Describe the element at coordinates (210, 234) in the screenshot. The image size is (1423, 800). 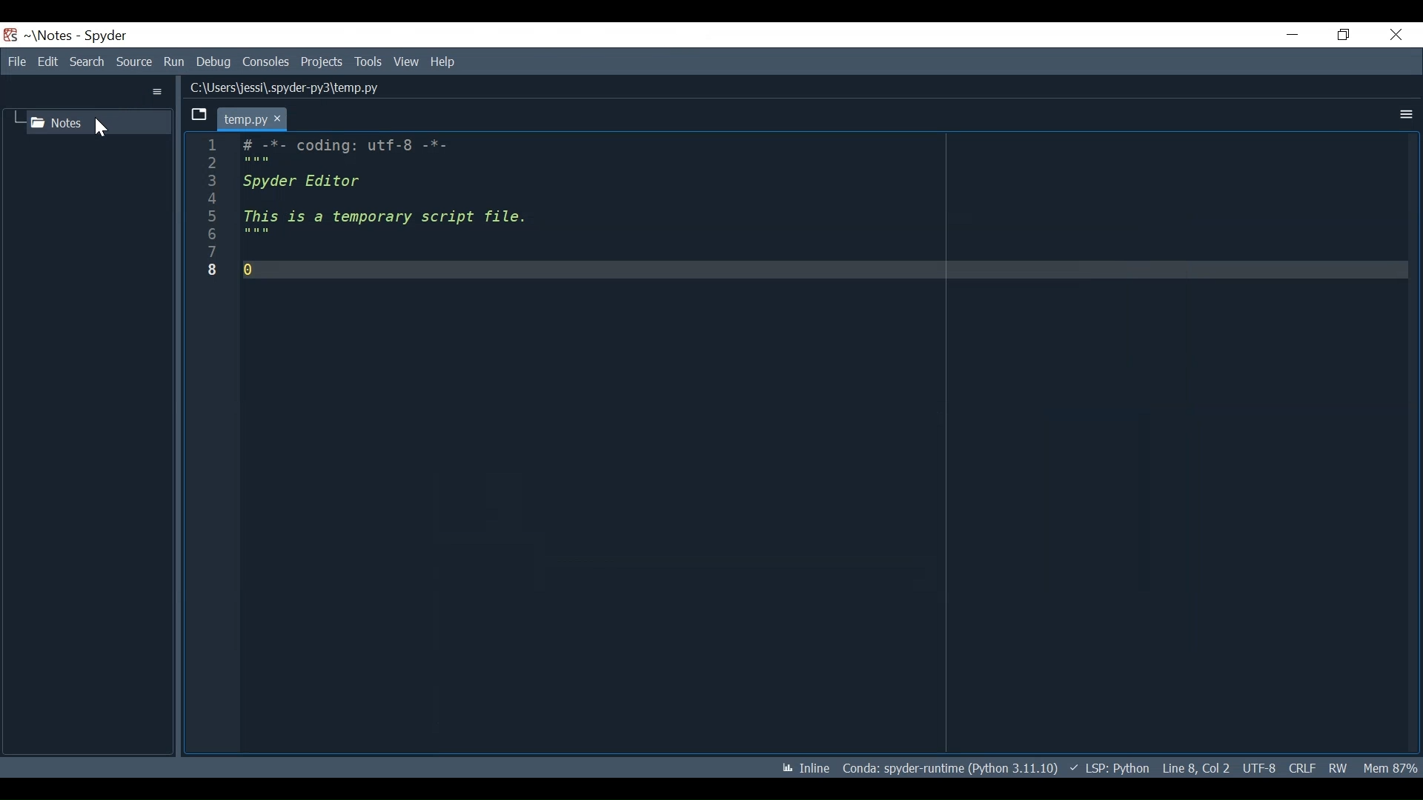
I see `6` at that location.